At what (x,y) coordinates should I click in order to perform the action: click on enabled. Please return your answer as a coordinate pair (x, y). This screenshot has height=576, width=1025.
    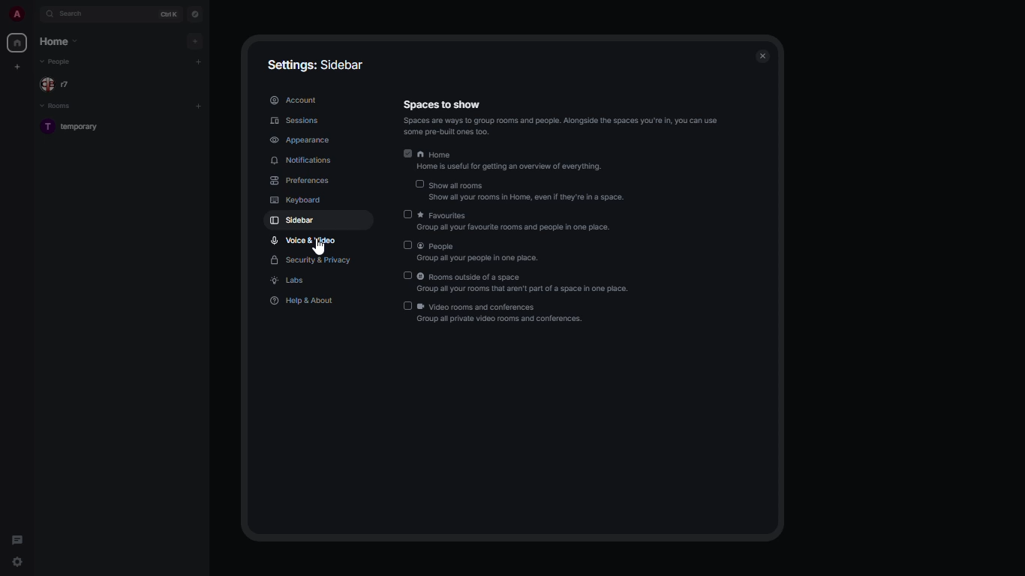
    Looking at the image, I should click on (407, 154).